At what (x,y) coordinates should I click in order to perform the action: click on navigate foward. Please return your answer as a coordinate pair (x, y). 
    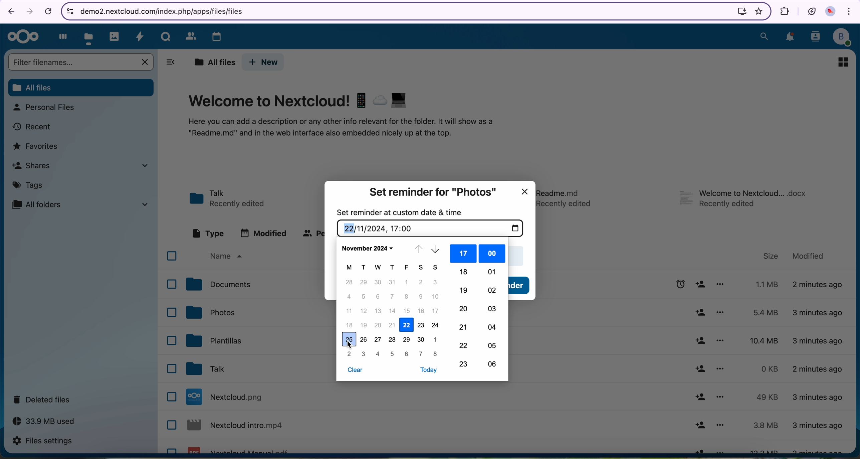
    Looking at the image, I should click on (29, 12).